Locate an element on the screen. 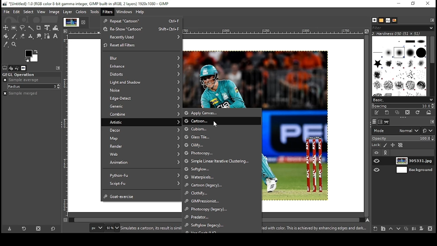  cartoon is located at coordinates (222, 121).